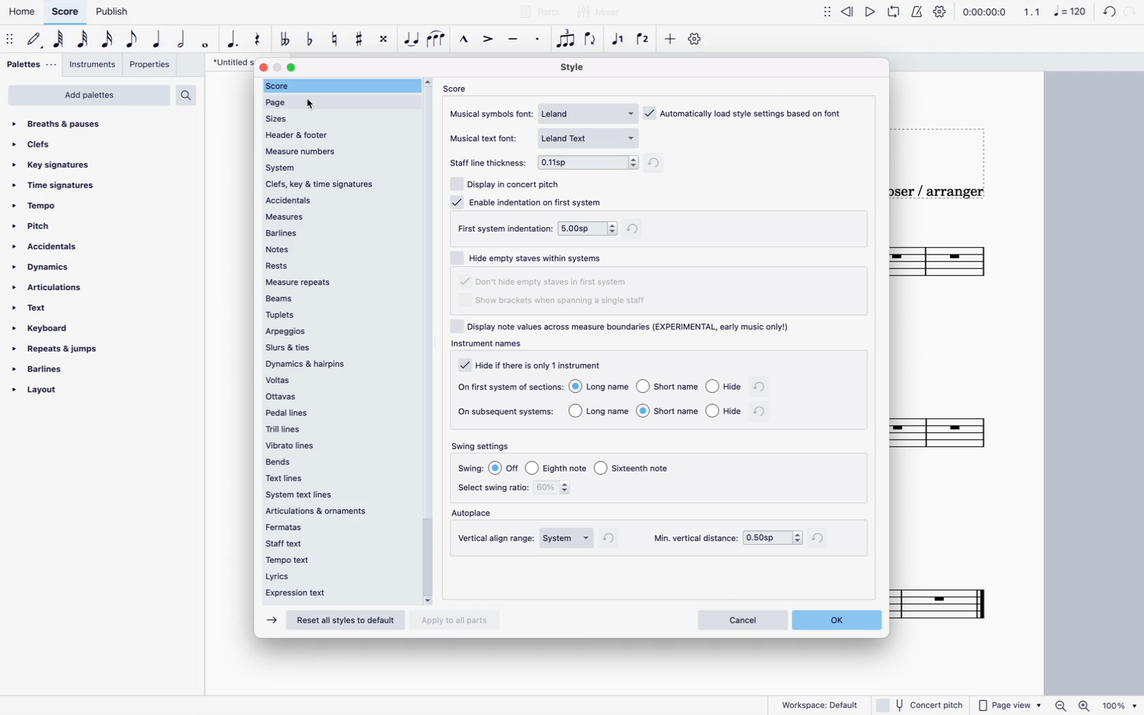 The height and width of the screenshot is (715, 1144). I want to click on show/hide, so click(826, 16).